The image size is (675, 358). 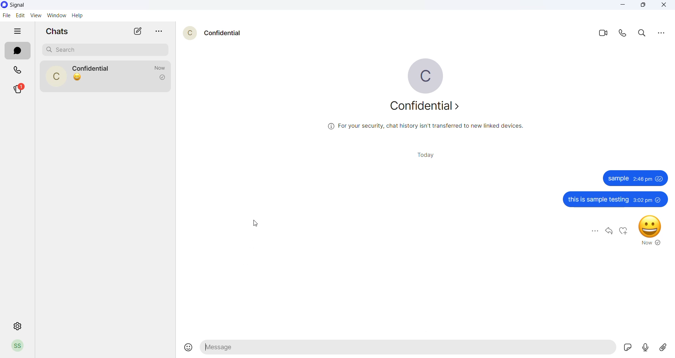 What do you see at coordinates (187, 33) in the screenshot?
I see `contact profile picture` at bounding box center [187, 33].